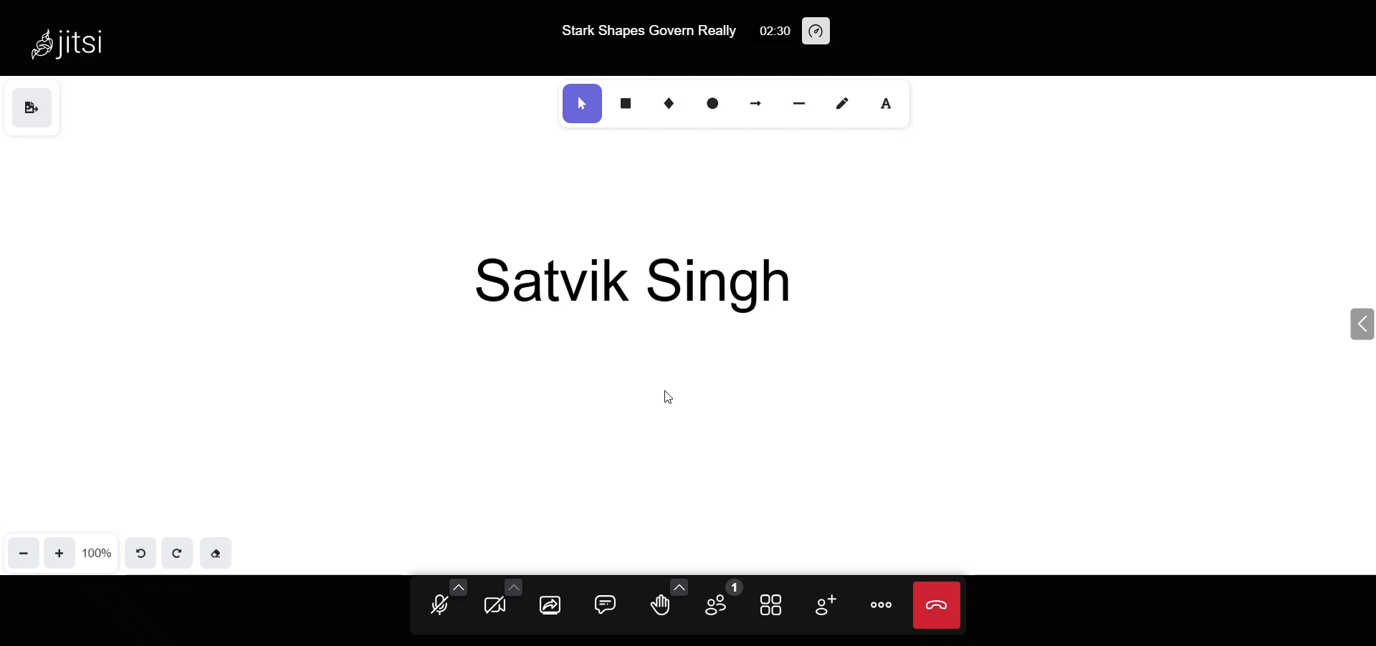 Image resolution: width=1376 pixels, height=646 pixels. Describe the element at coordinates (216, 551) in the screenshot. I see `eraser` at that location.